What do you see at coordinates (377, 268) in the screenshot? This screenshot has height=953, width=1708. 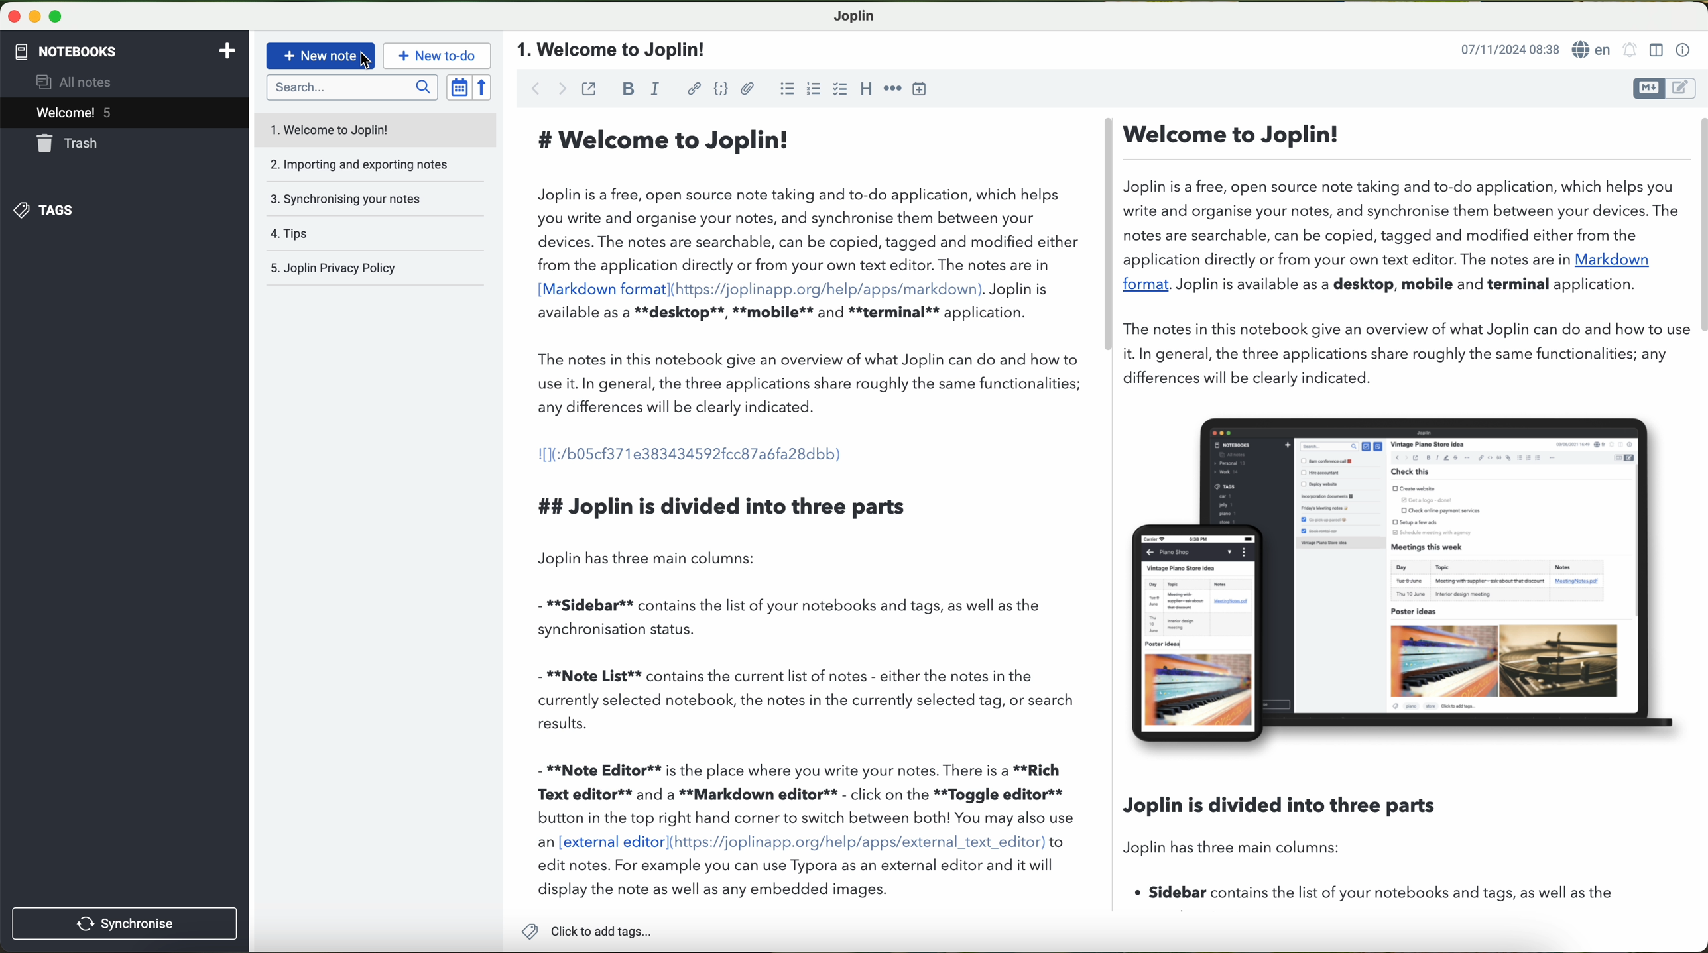 I see `Joplin privacy policy` at bounding box center [377, 268].